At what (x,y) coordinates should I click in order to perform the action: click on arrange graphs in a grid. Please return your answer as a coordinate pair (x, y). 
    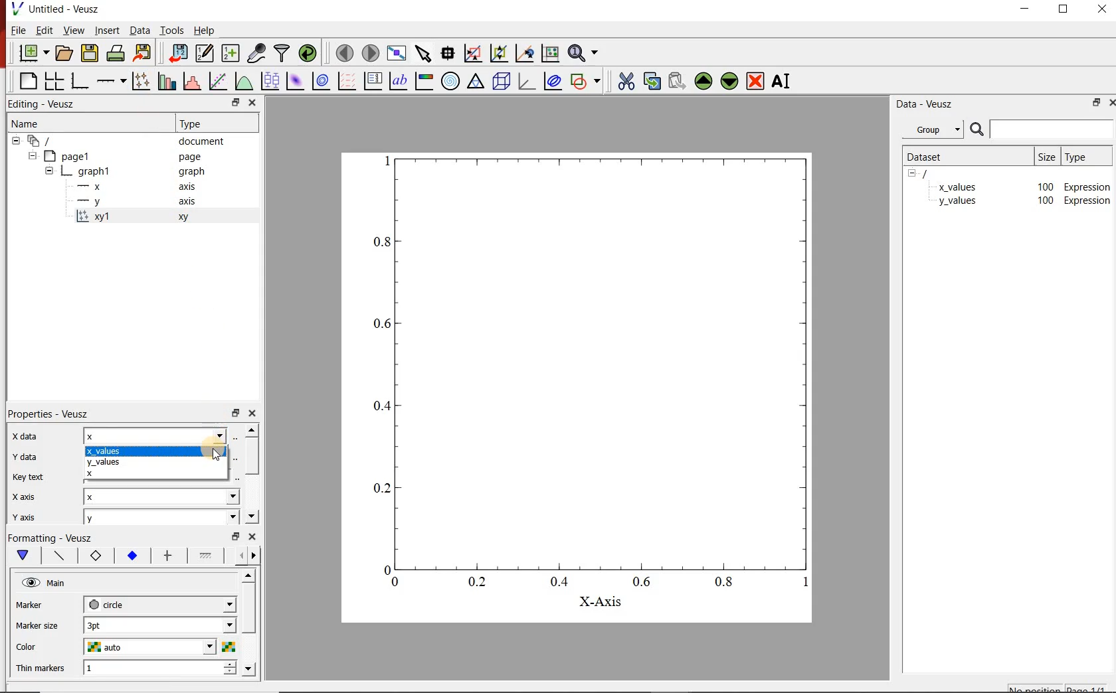
    Looking at the image, I should click on (54, 82).